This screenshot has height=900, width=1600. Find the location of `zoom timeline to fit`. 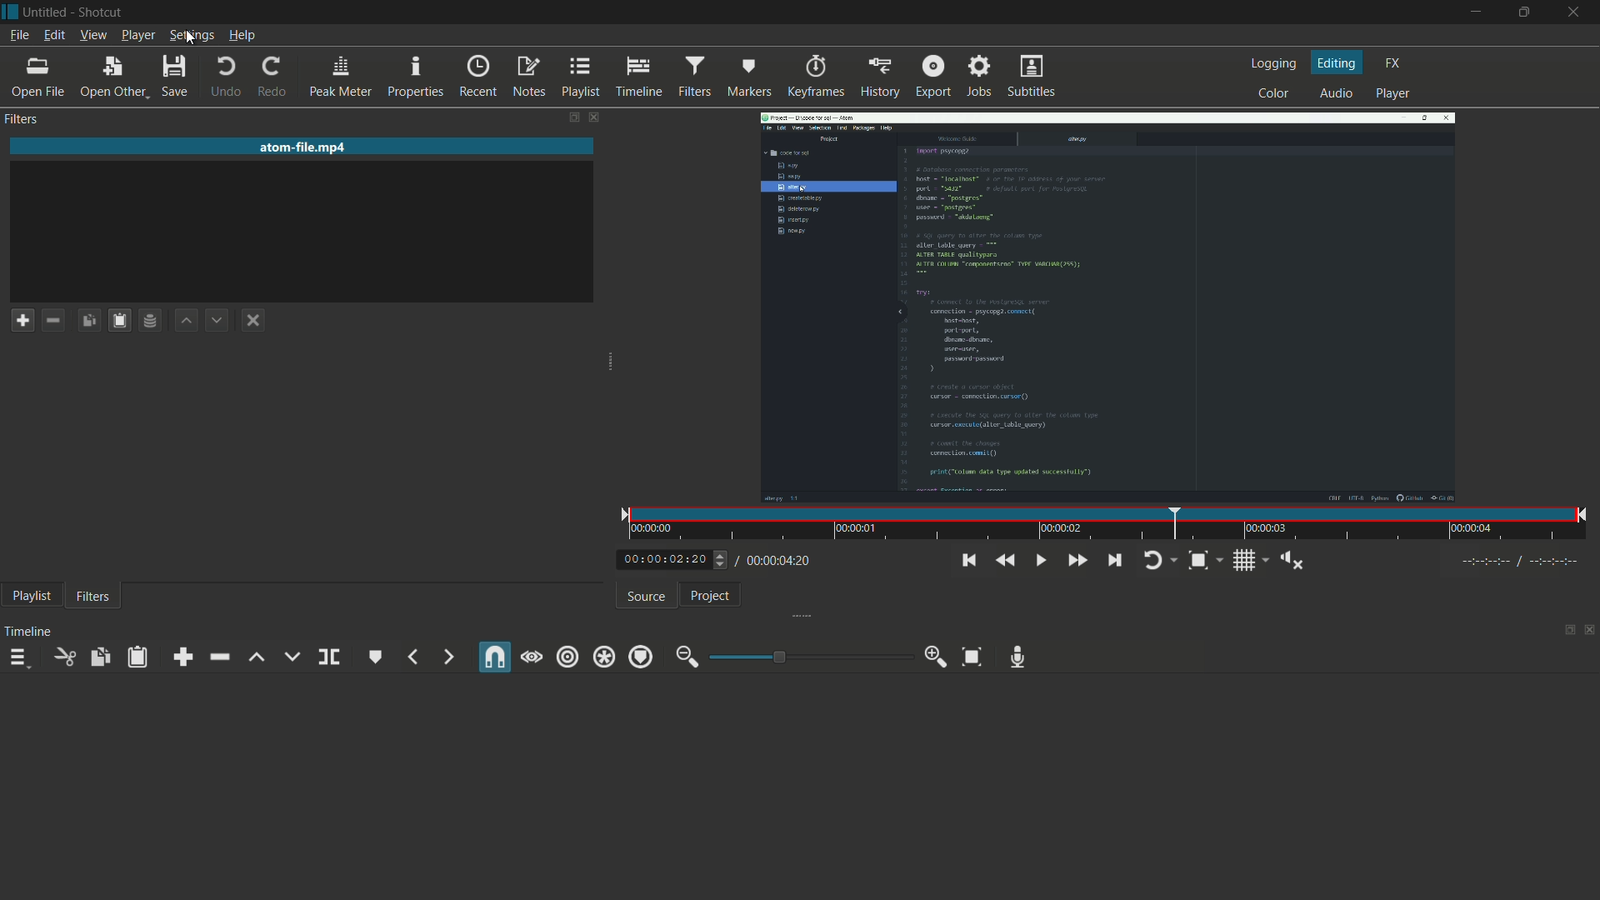

zoom timeline to fit is located at coordinates (972, 657).